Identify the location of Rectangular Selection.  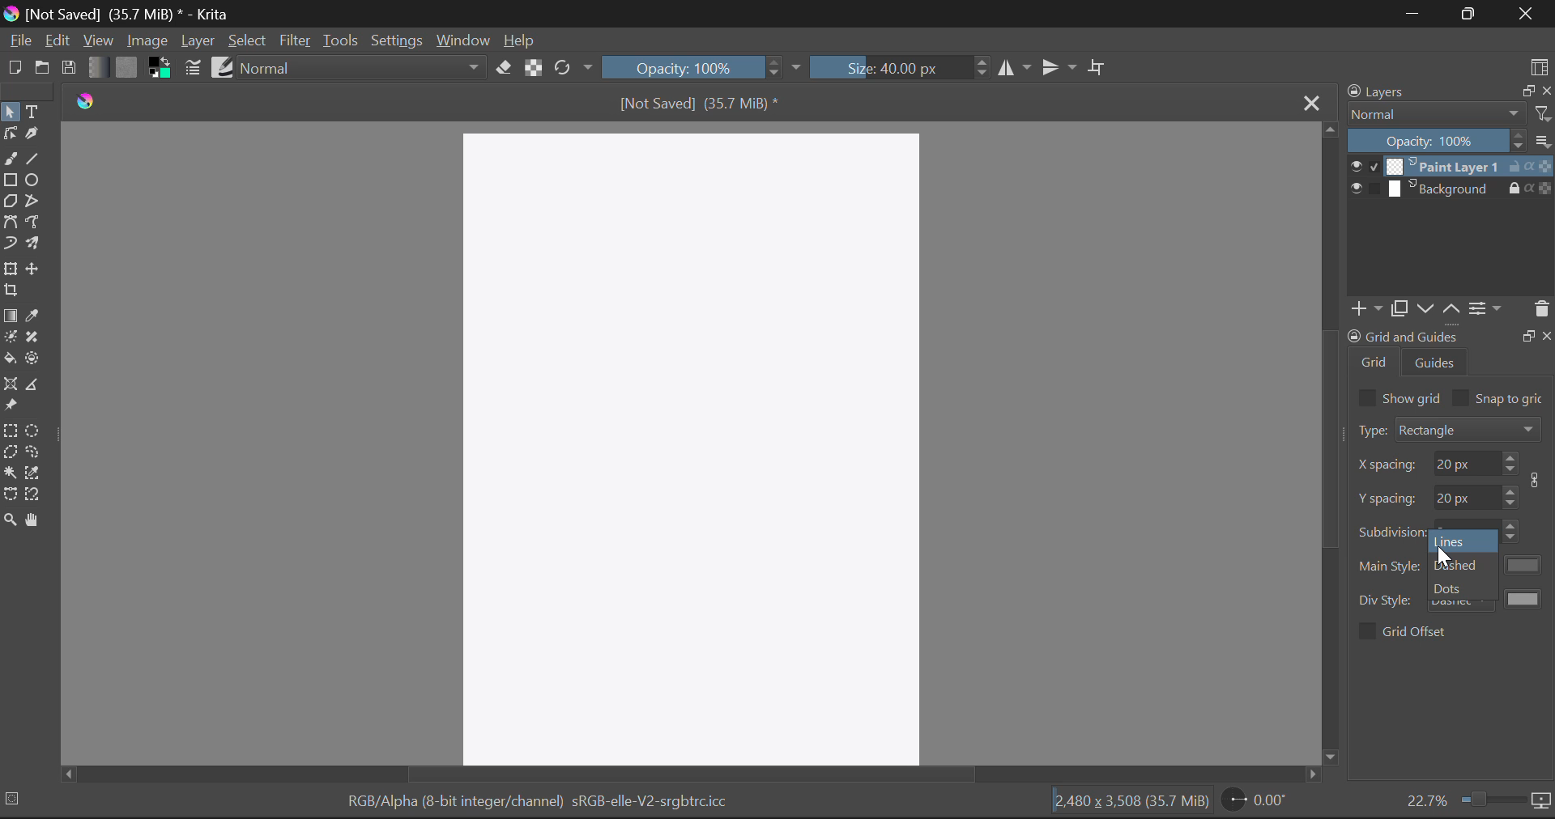
(11, 433).